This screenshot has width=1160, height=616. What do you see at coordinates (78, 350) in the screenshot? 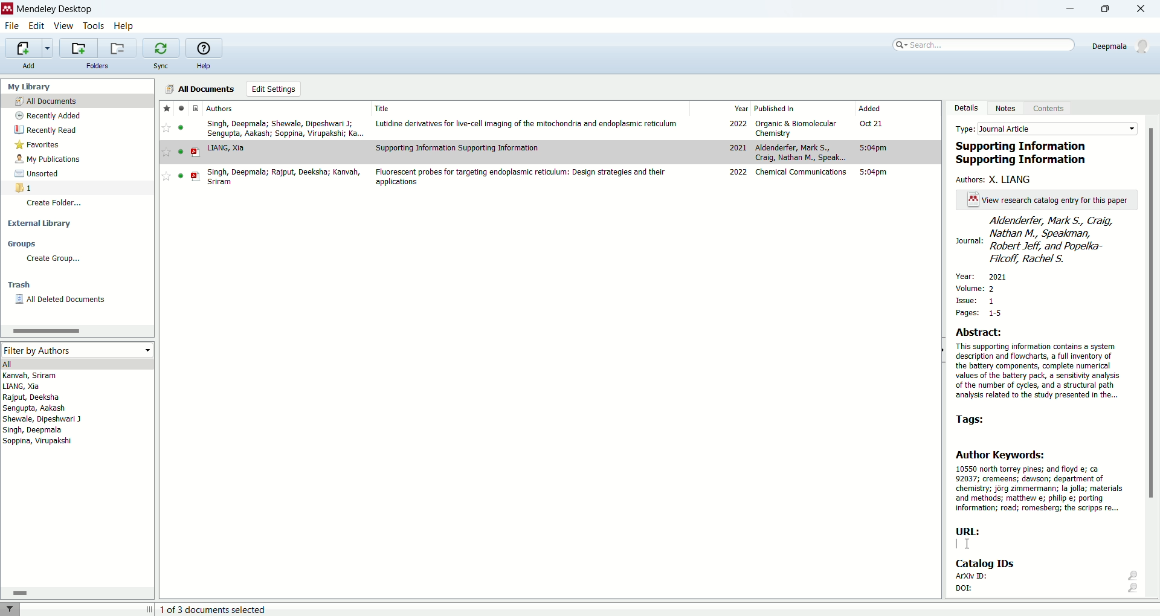
I see `filter by authors` at bounding box center [78, 350].